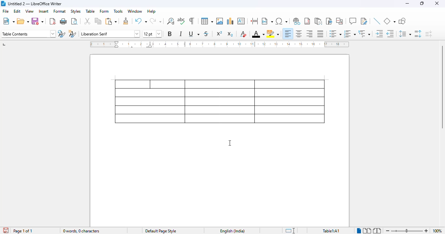  What do you see at coordinates (152, 34) in the screenshot?
I see `font size` at bounding box center [152, 34].